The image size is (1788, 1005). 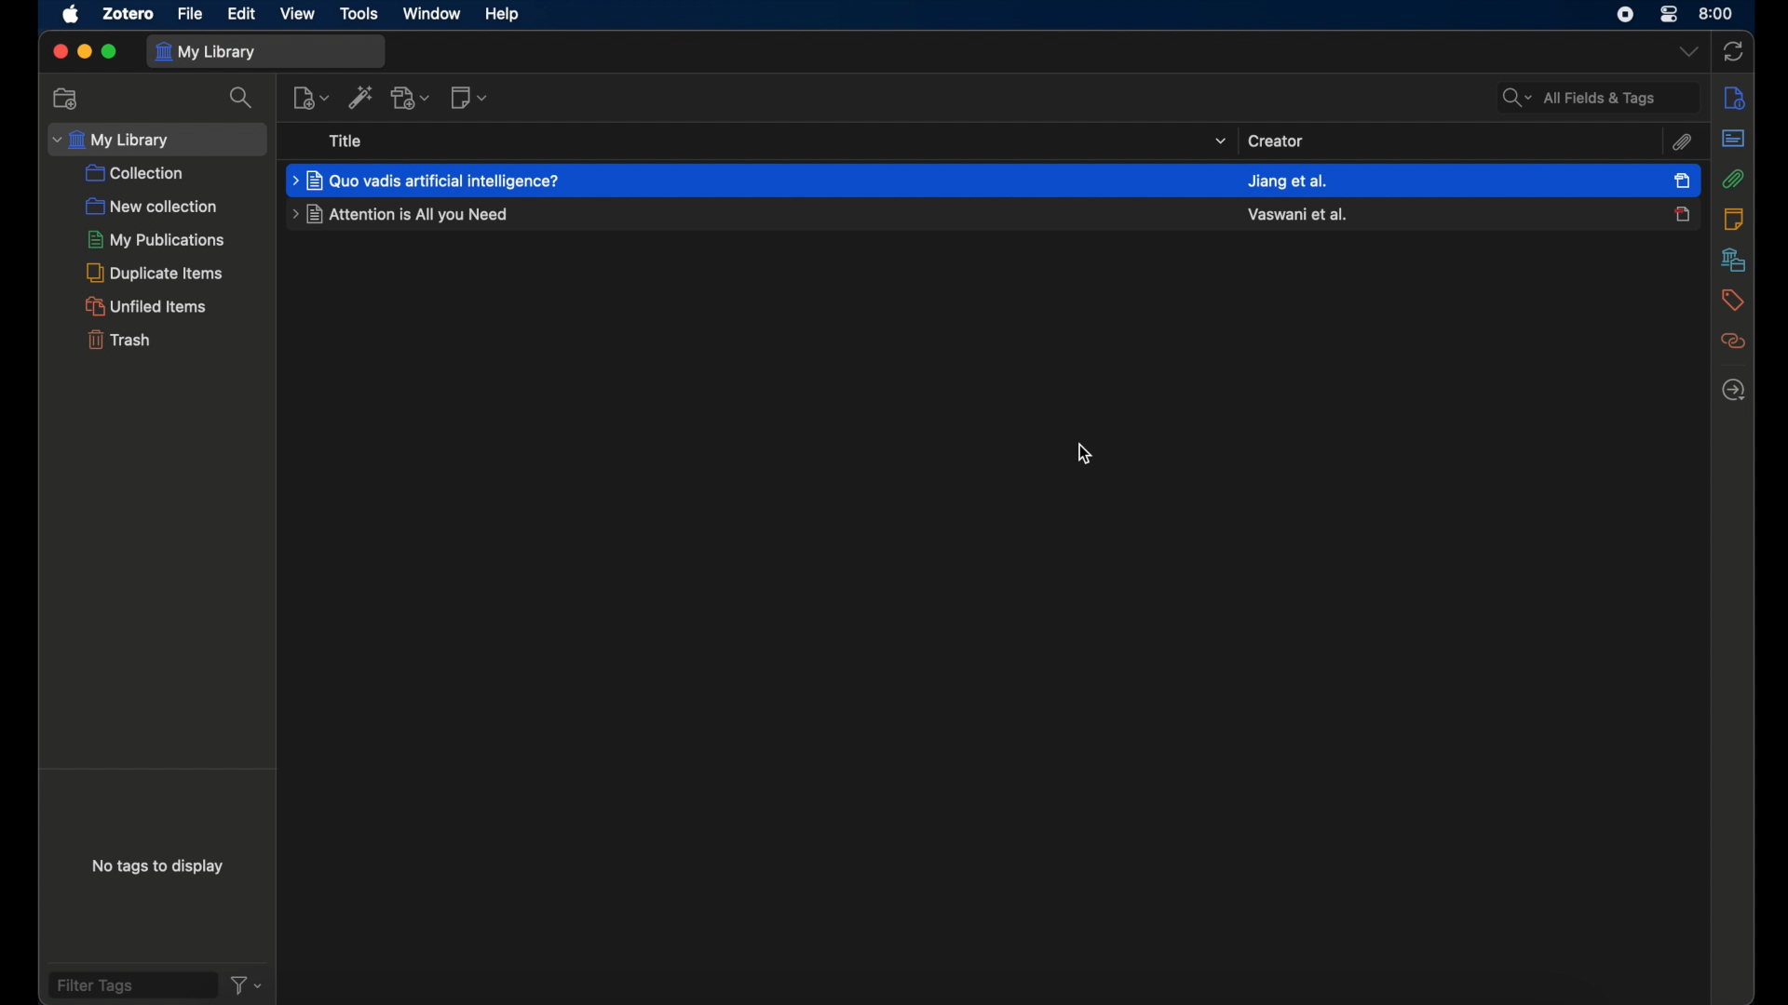 What do you see at coordinates (1626, 13) in the screenshot?
I see `screen recorder` at bounding box center [1626, 13].